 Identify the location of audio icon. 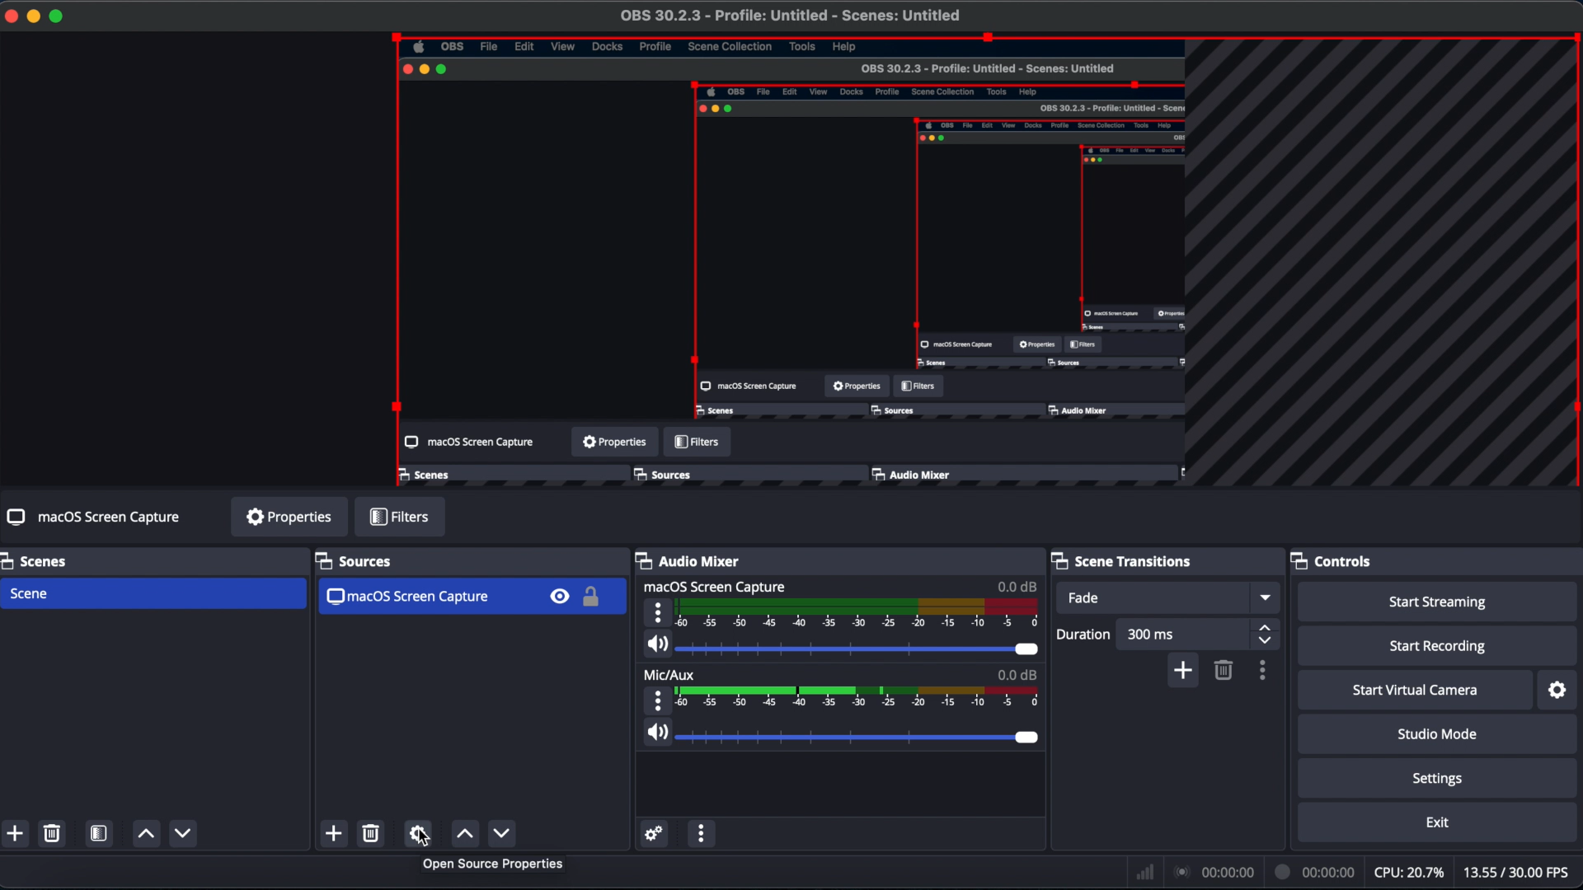
(655, 732).